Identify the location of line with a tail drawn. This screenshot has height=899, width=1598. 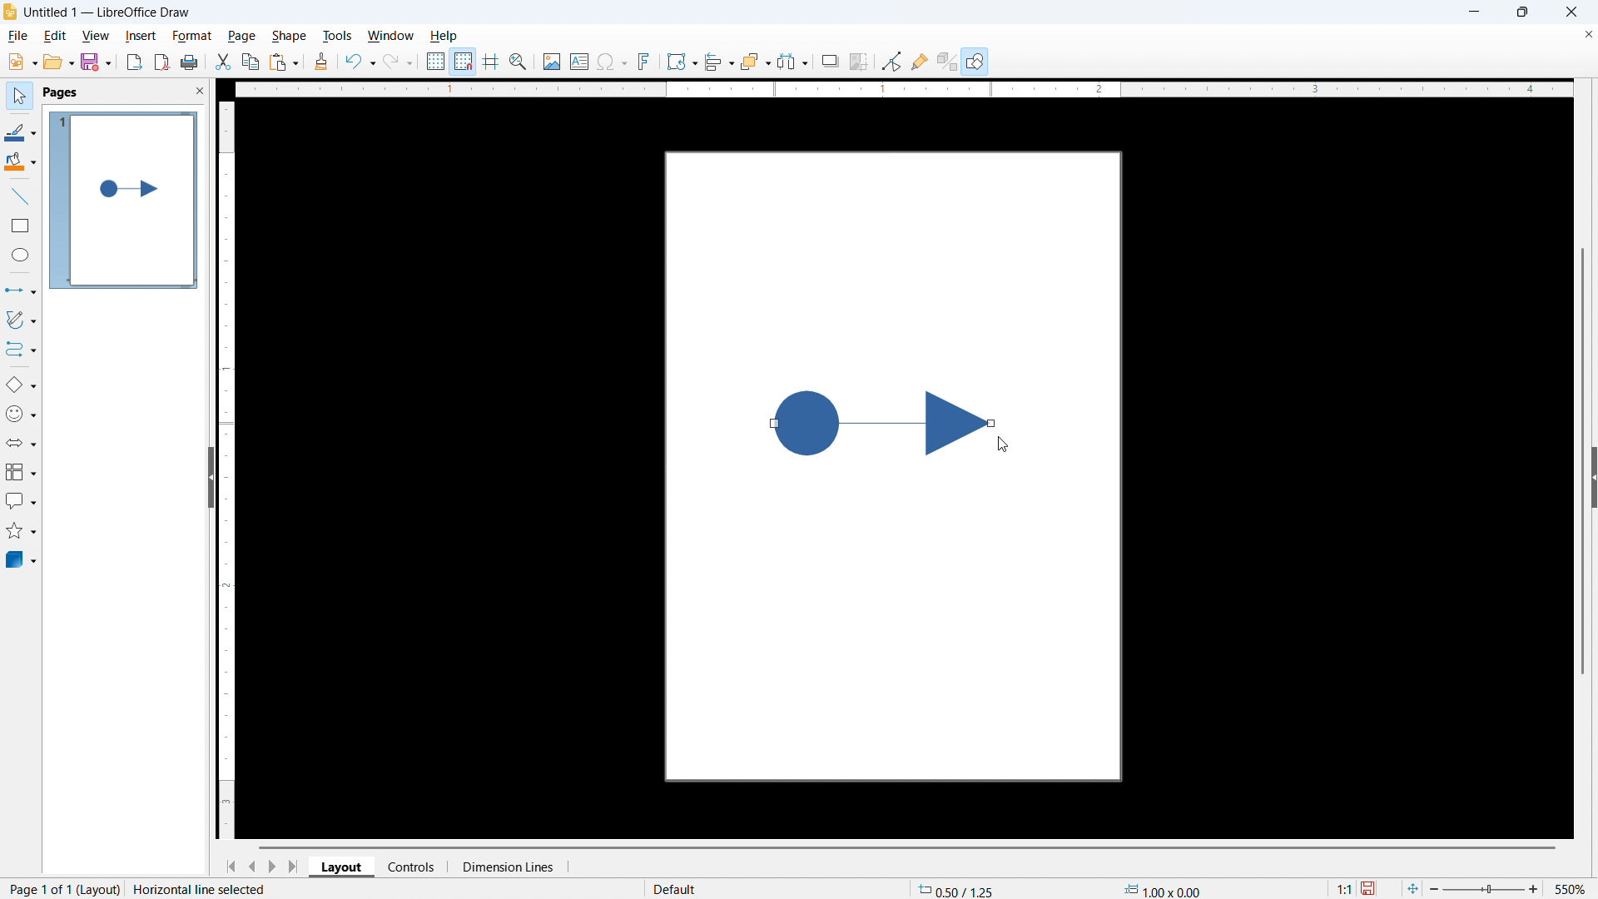
(881, 421).